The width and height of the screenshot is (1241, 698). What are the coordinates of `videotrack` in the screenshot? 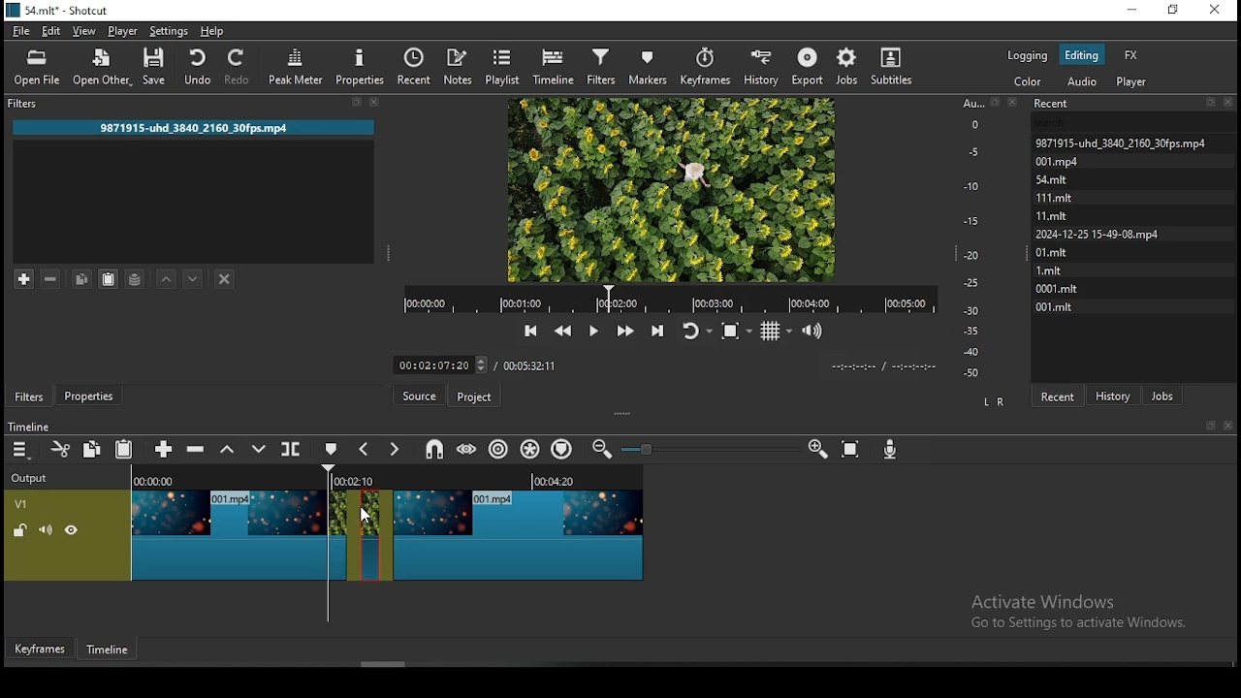 It's located at (519, 532).